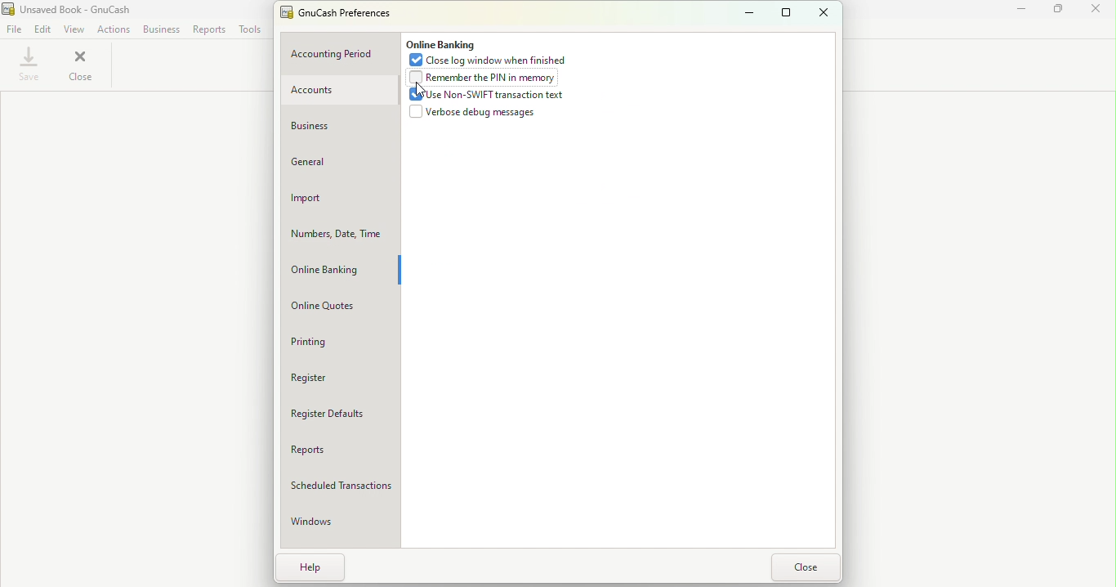 The height and width of the screenshot is (587, 1116). Describe the element at coordinates (29, 67) in the screenshot. I see `Save` at that location.